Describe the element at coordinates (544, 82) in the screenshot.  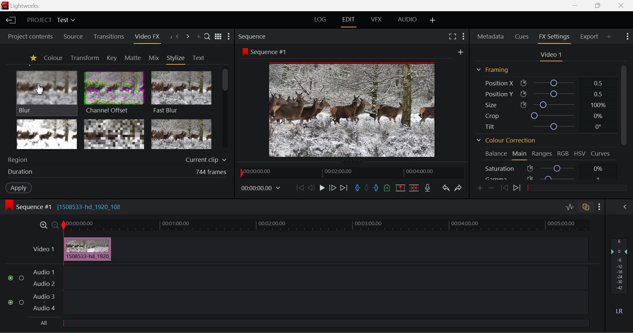
I see `Position X` at that location.